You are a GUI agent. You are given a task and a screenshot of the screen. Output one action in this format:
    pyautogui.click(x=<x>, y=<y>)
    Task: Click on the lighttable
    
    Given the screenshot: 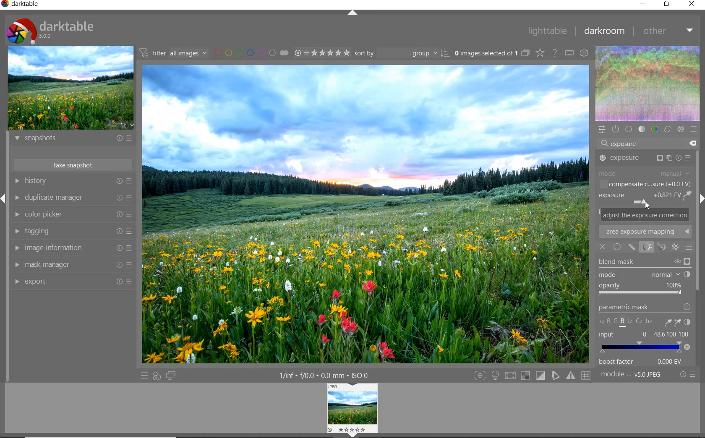 What is the action you would take?
    pyautogui.click(x=548, y=32)
    